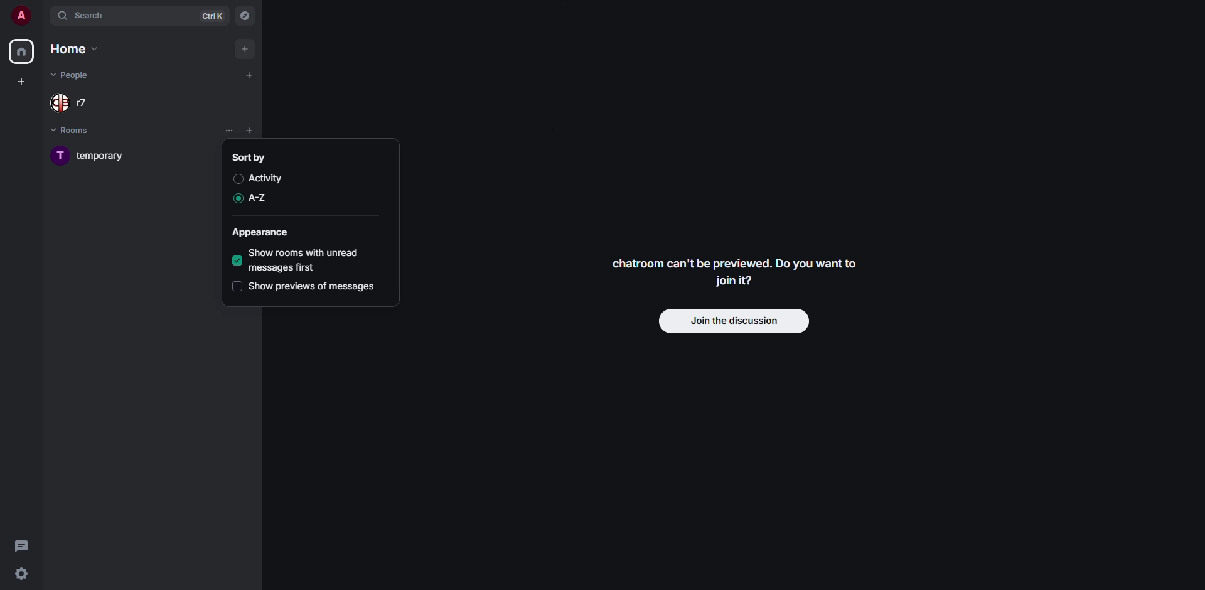 The image size is (1205, 590). I want to click on threads, so click(23, 545).